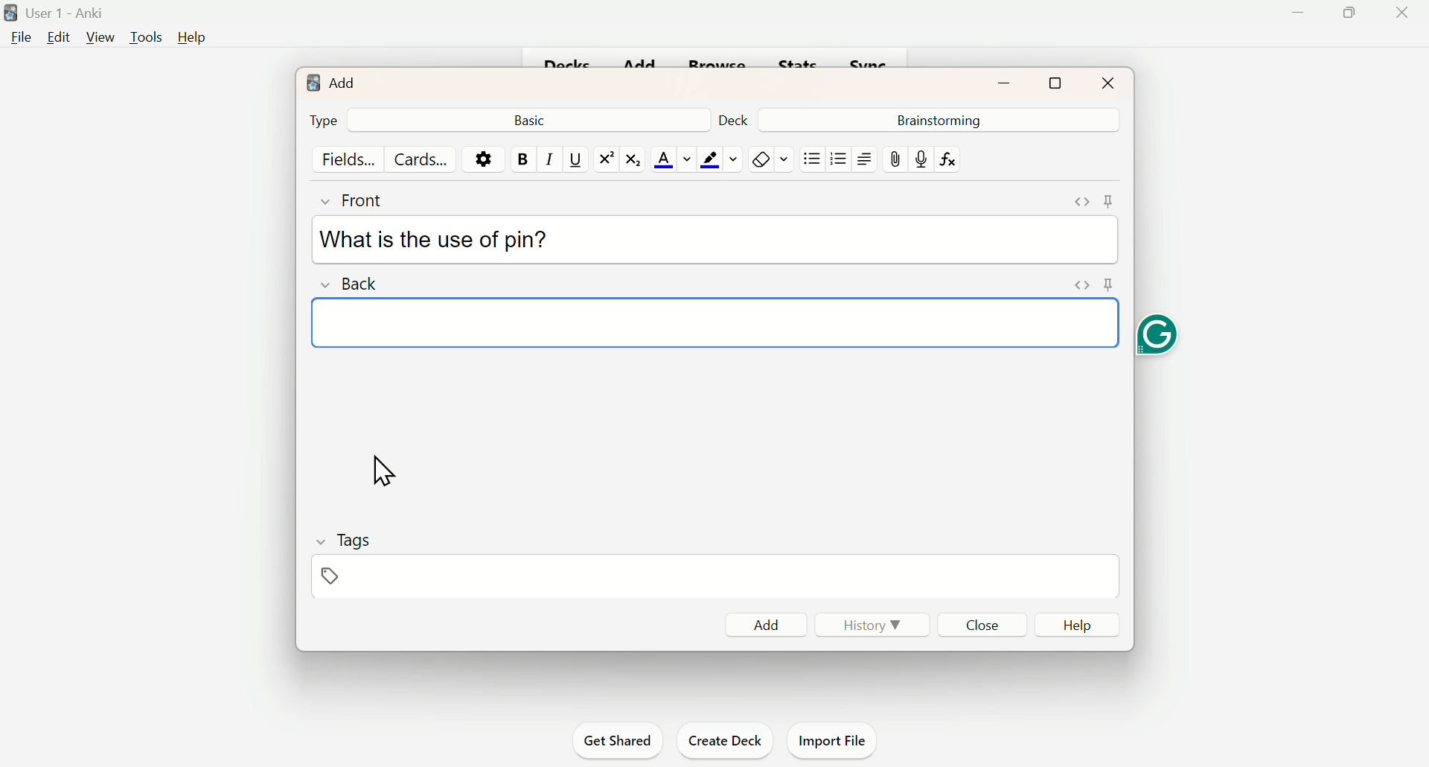 The width and height of the screenshot is (1429, 767). Describe the element at coordinates (483, 158) in the screenshot. I see `Options` at that location.